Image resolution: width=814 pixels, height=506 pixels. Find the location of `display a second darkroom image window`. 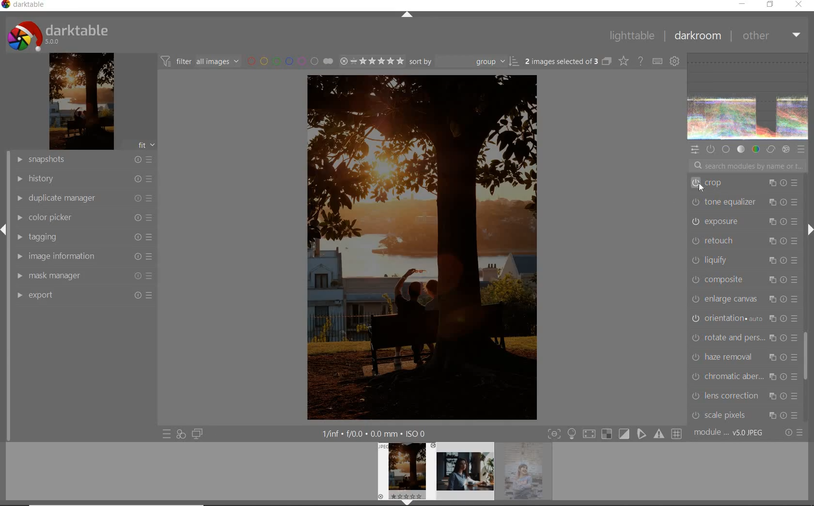

display a second darkroom image window is located at coordinates (197, 435).